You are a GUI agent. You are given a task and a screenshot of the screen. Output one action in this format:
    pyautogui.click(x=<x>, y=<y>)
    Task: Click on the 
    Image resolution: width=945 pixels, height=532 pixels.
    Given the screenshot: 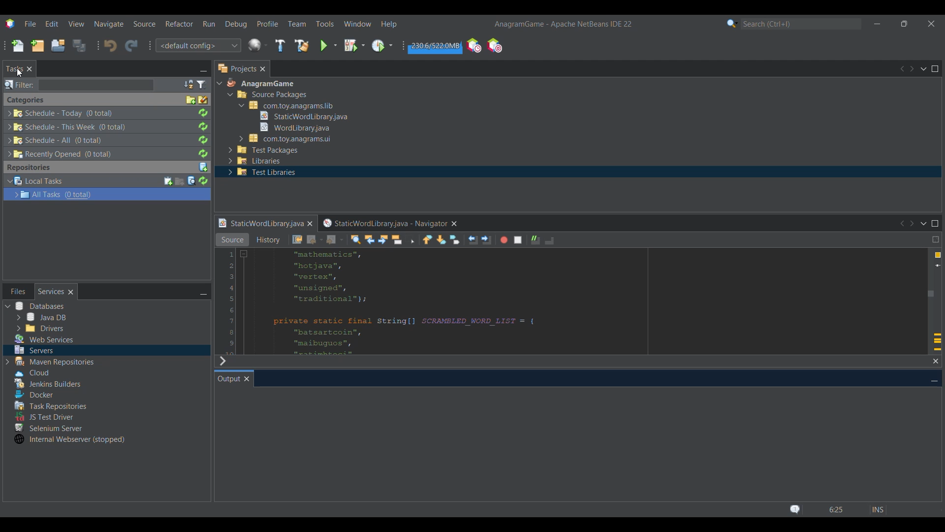 What is the action you would take?
    pyautogui.click(x=264, y=150)
    